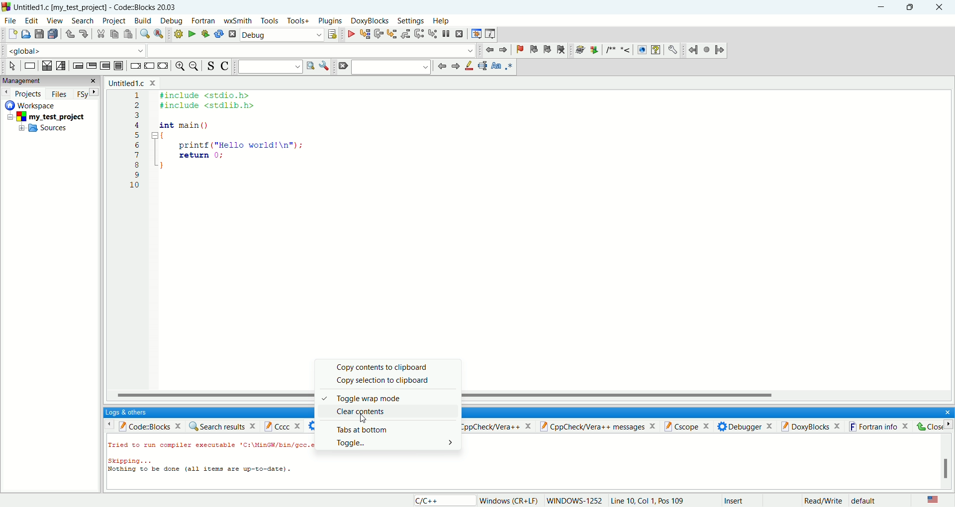 The width and height of the screenshot is (955, 507). What do you see at coordinates (419, 33) in the screenshot?
I see `next instruction` at bounding box center [419, 33].